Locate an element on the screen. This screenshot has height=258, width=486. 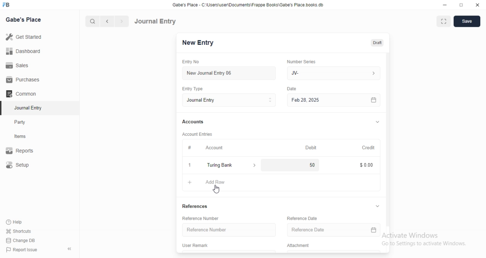
Journal Entry is located at coordinates (25, 109).